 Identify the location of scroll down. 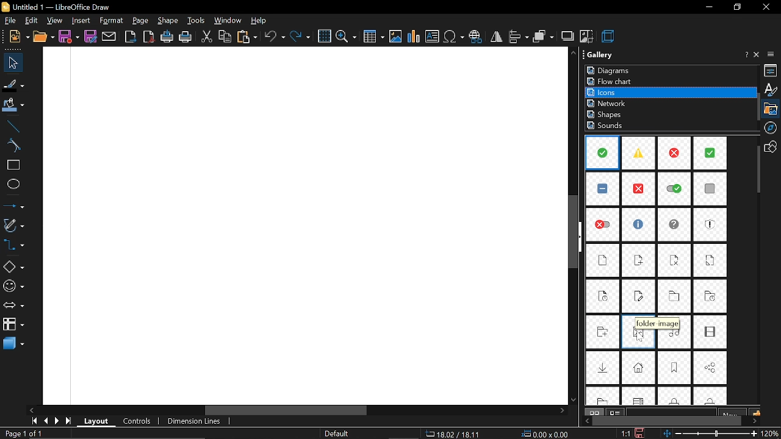
(575, 397).